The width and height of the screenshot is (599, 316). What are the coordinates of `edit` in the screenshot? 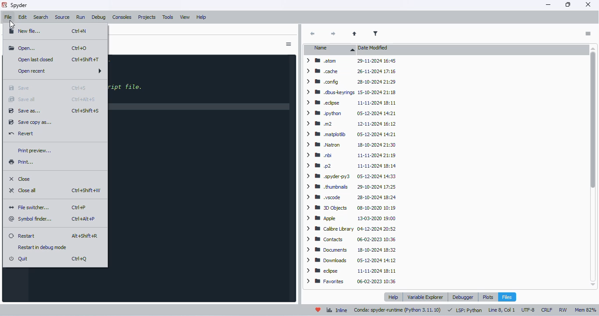 It's located at (23, 17).